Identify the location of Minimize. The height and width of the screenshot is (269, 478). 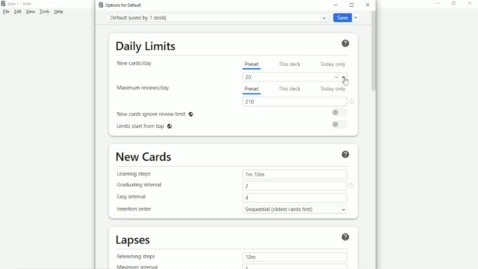
(336, 5).